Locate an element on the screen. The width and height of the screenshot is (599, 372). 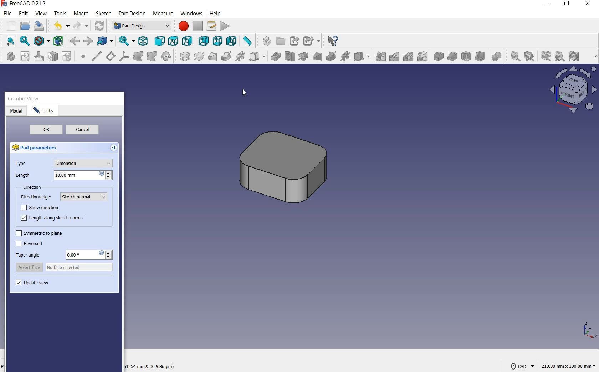
subtractive helix is located at coordinates (345, 57).